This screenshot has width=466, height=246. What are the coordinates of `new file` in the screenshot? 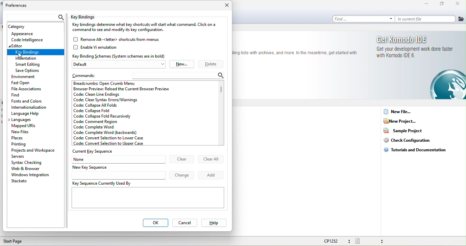 It's located at (398, 112).